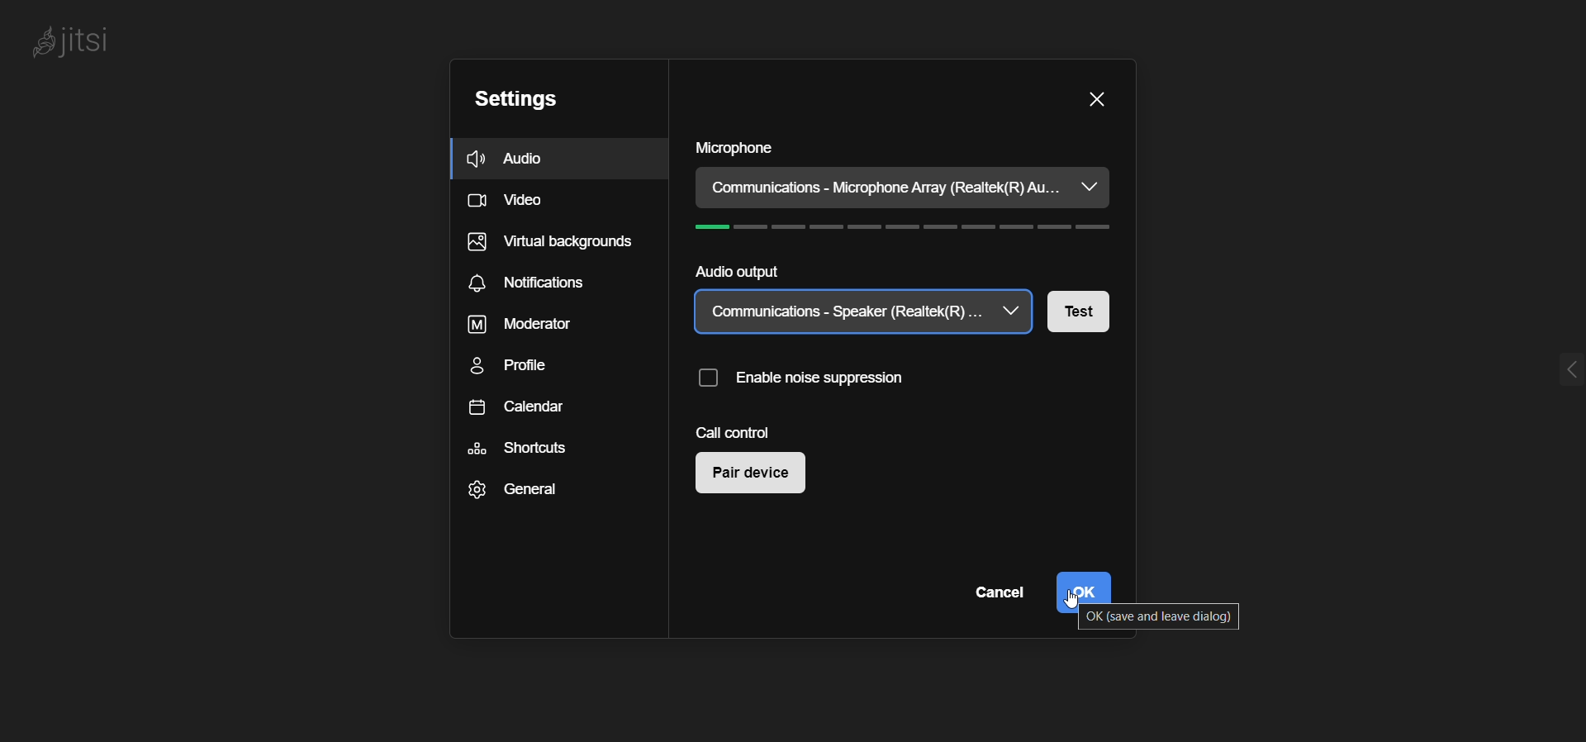 The height and width of the screenshot is (742, 1586). I want to click on settings, so click(514, 102).